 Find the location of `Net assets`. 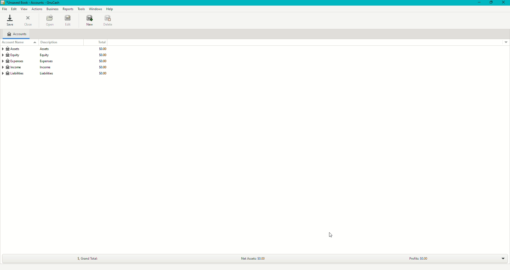

Net assets is located at coordinates (253, 258).